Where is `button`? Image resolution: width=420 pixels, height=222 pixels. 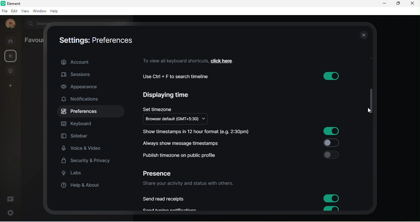 button is located at coordinates (330, 76).